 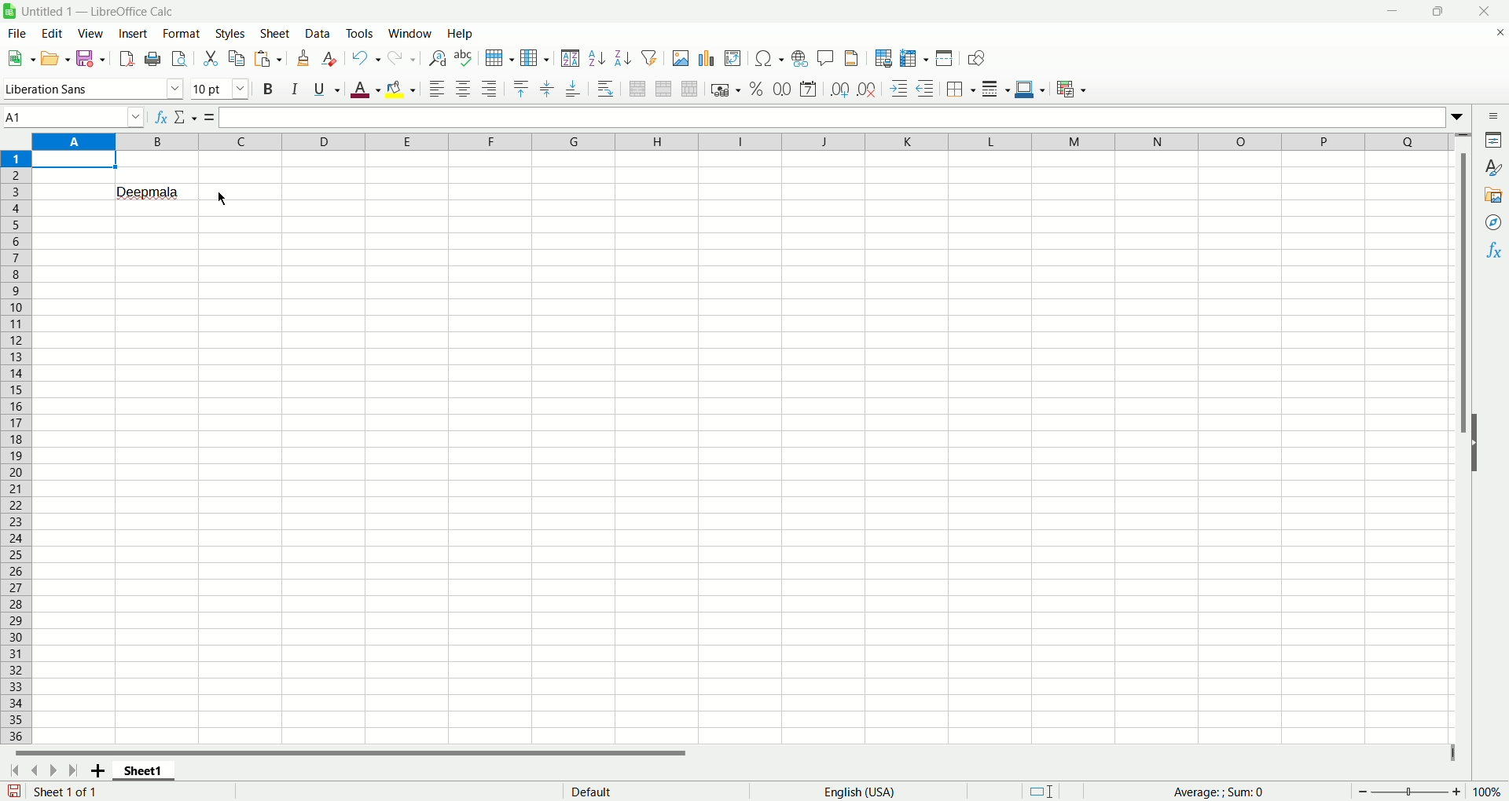 What do you see at coordinates (868, 89) in the screenshot?
I see `Delete decimal place` at bounding box center [868, 89].